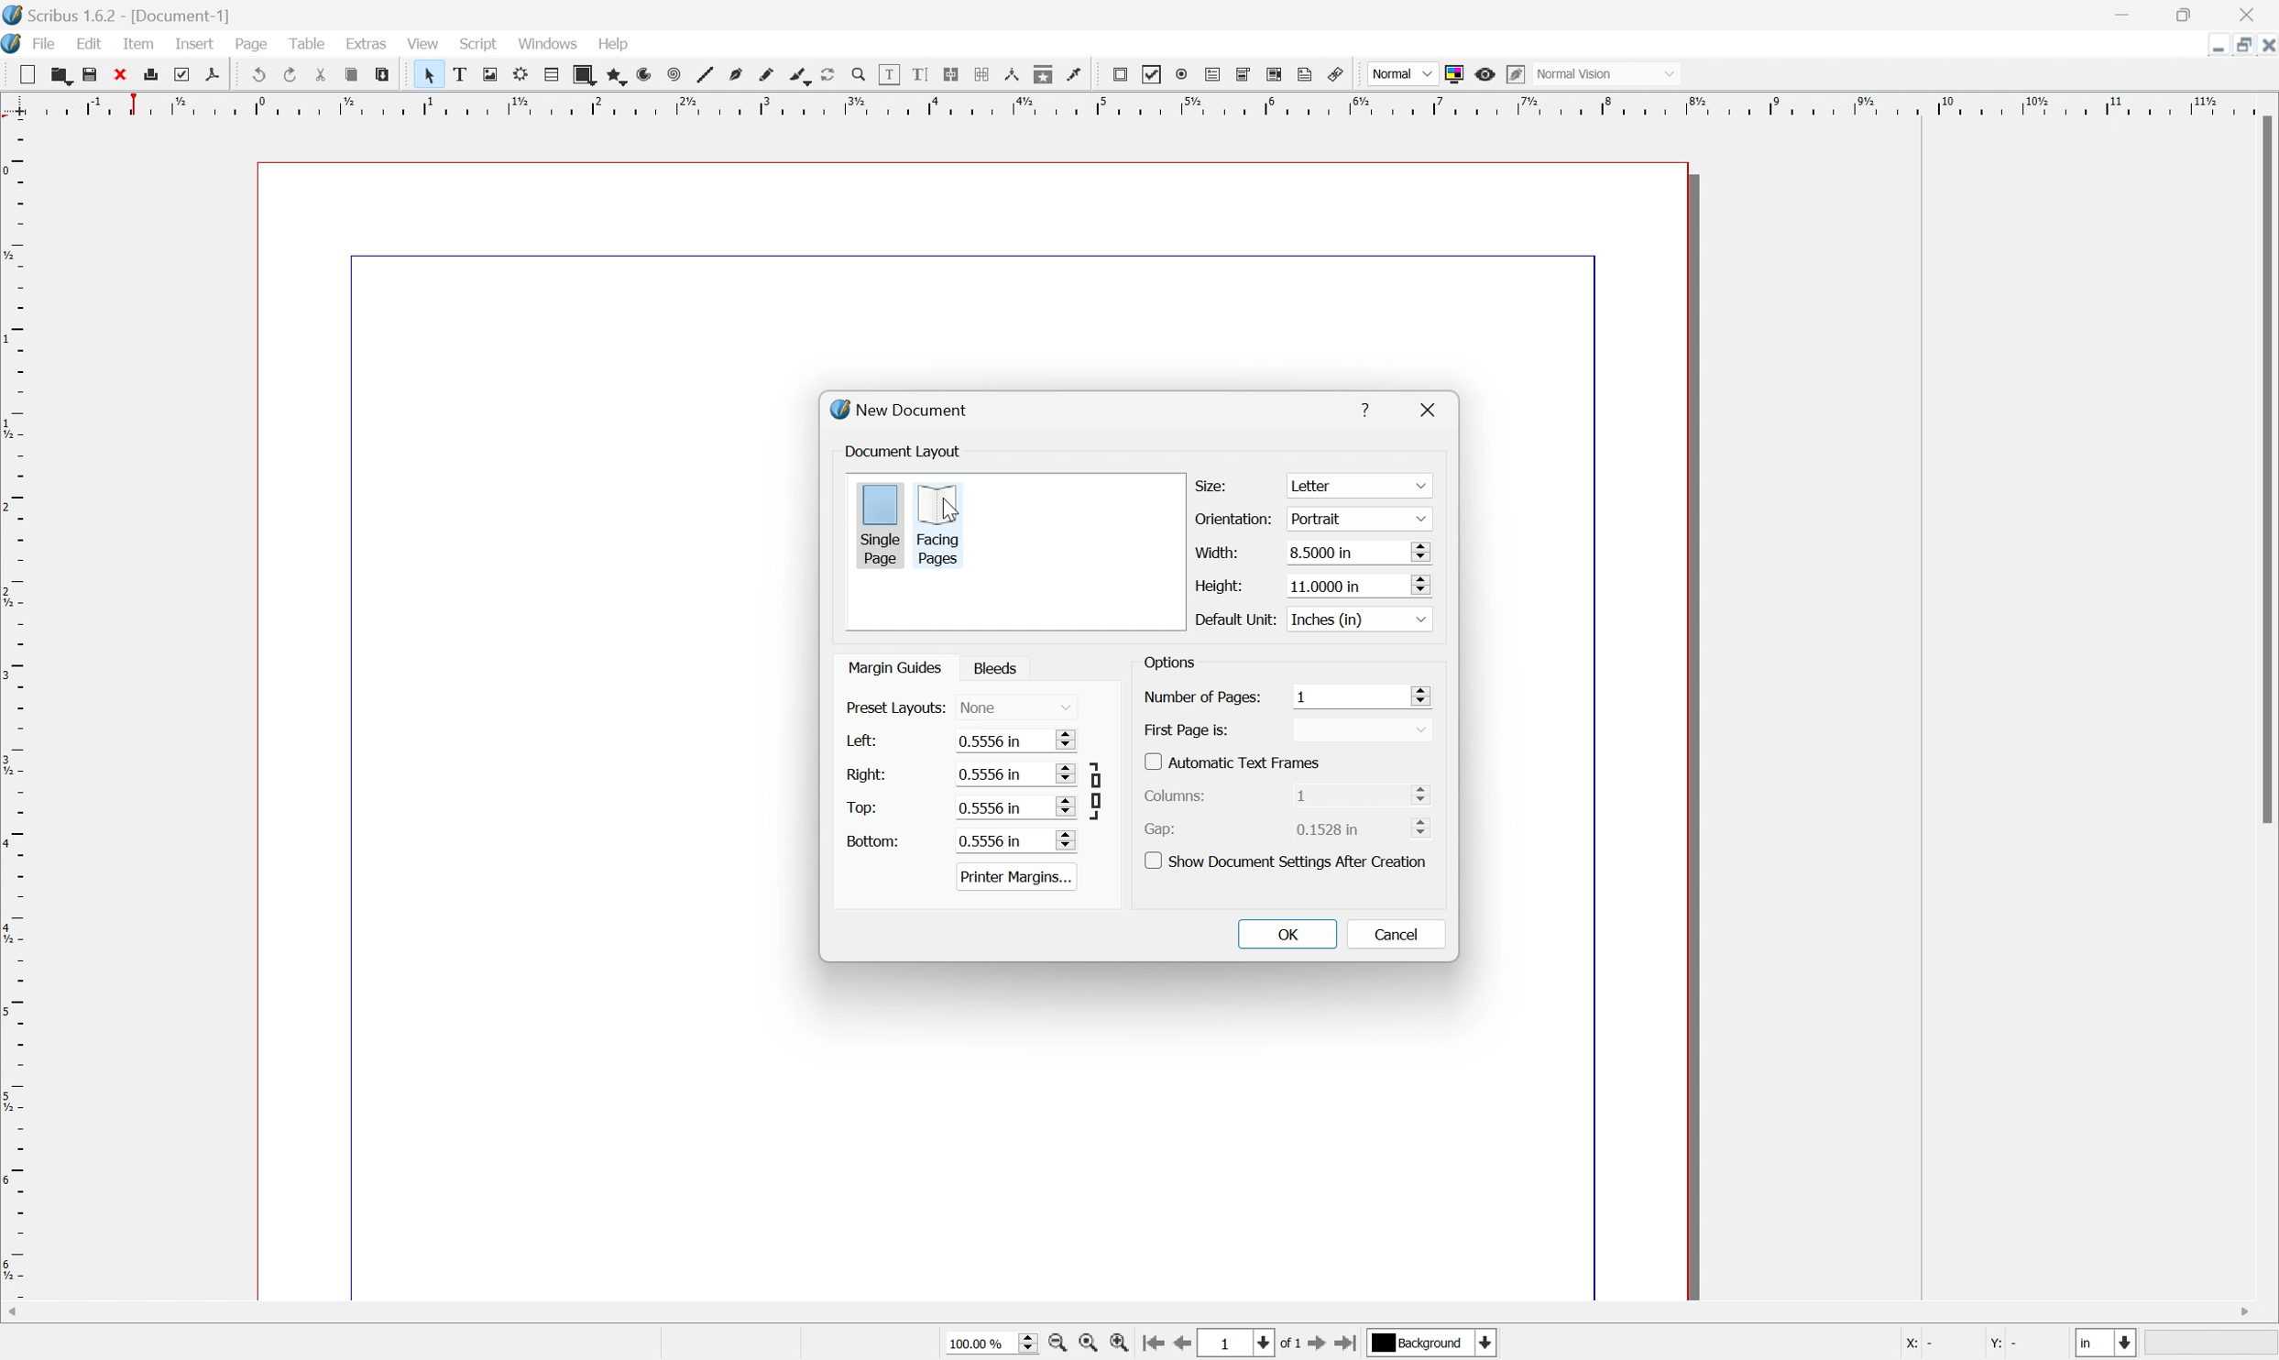 The height and width of the screenshot is (1360, 2279). Describe the element at coordinates (1359, 486) in the screenshot. I see `letter` at that location.